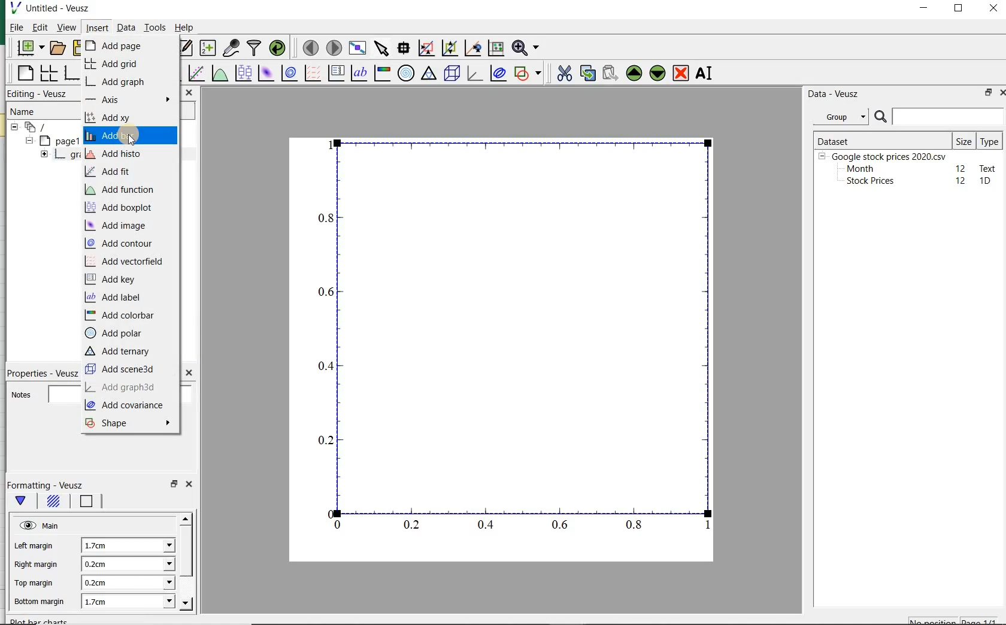  I want to click on add fit, so click(114, 171).